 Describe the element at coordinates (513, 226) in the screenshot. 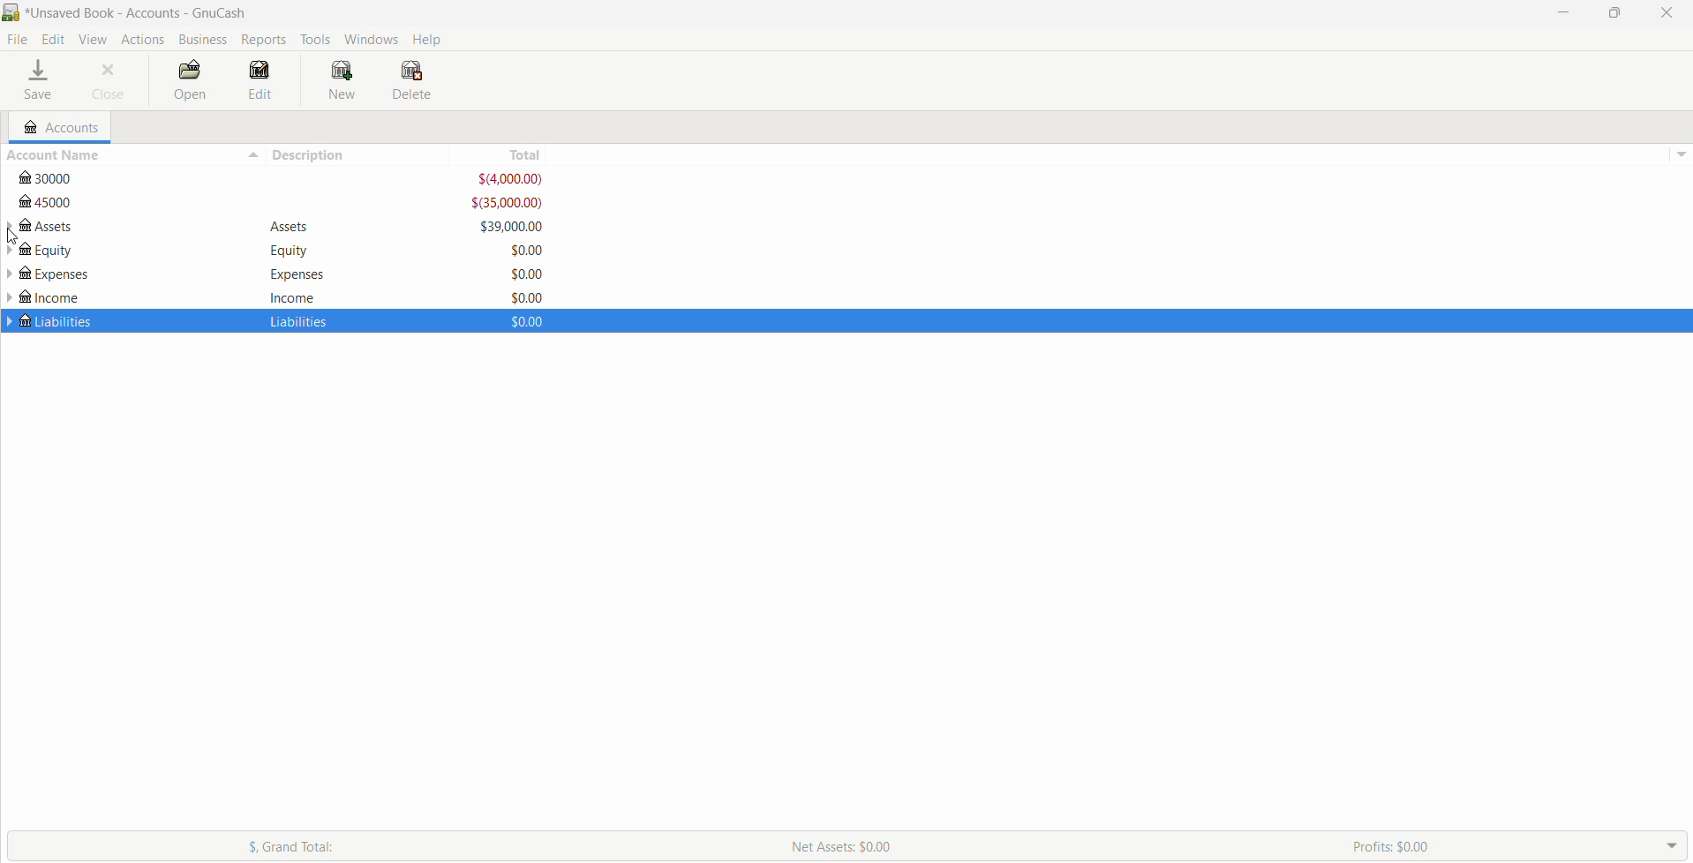

I see `$39,000.00` at that location.